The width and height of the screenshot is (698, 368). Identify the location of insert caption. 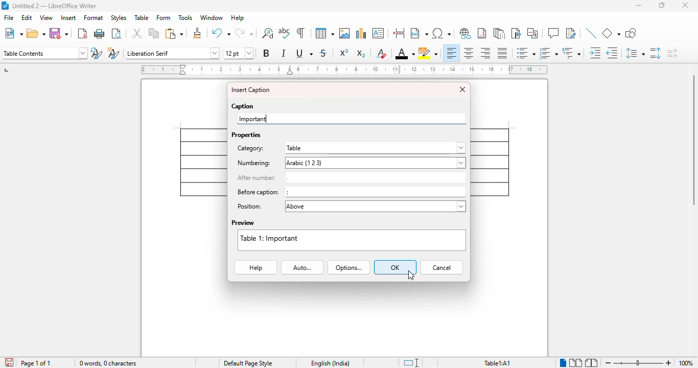
(250, 90).